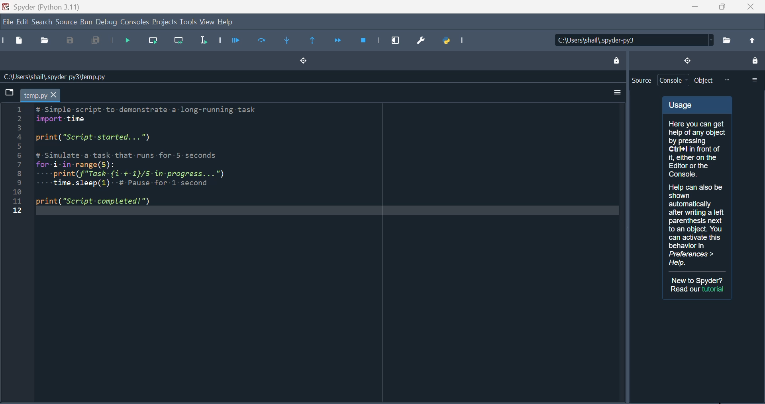 This screenshot has width=765, height=404. Describe the element at coordinates (66, 22) in the screenshot. I see `Source` at that location.